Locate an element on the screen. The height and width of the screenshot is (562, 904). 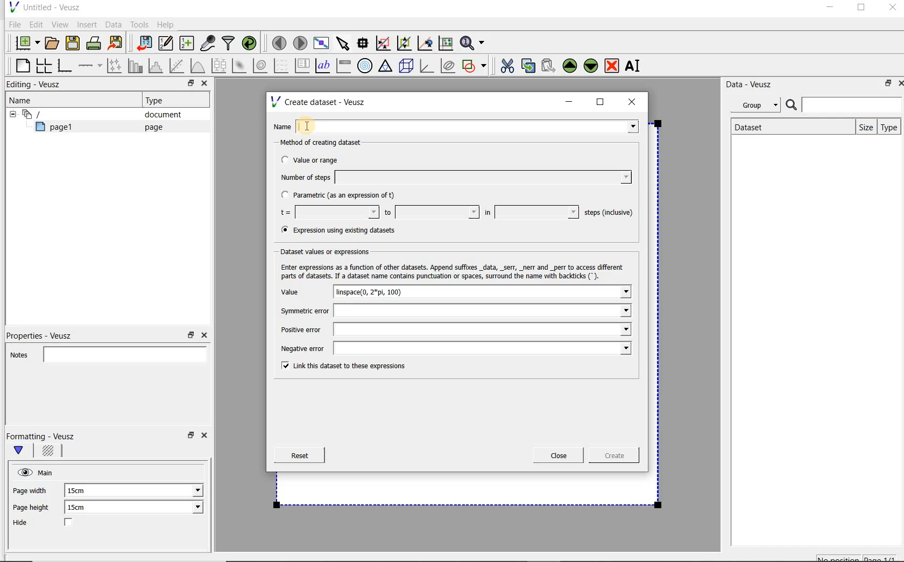
Export to graphics format is located at coordinates (116, 44).